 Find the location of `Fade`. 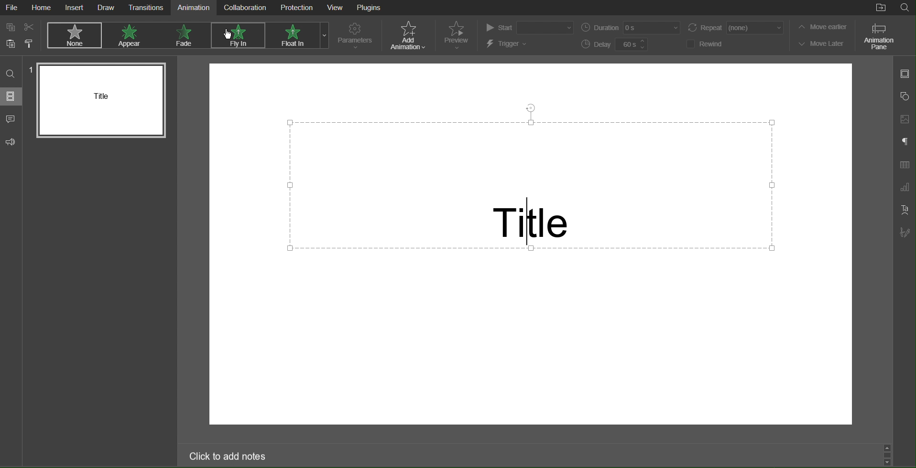

Fade is located at coordinates (185, 35).